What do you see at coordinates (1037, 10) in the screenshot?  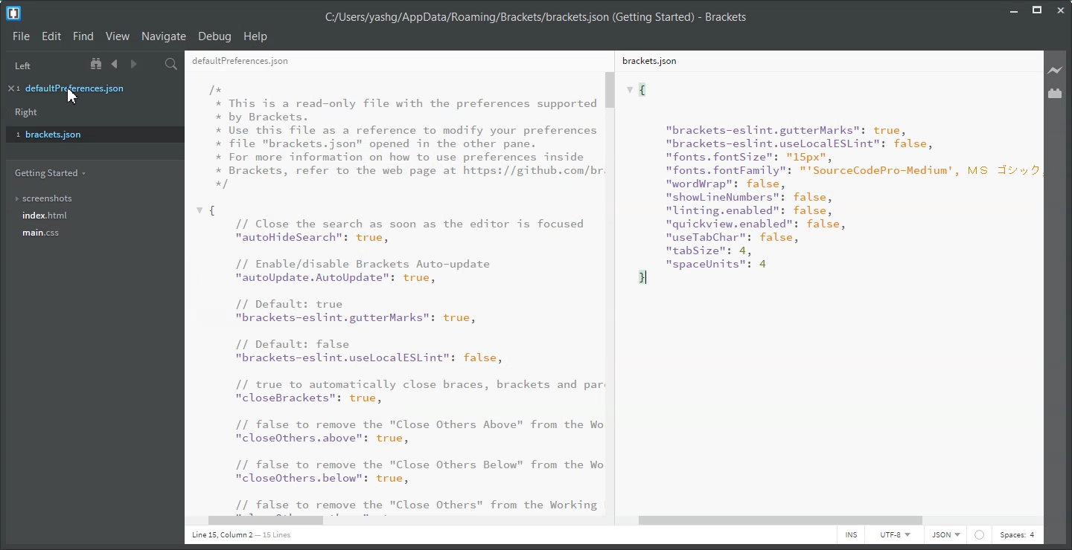 I see `Maximize` at bounding box center [1037, 10].